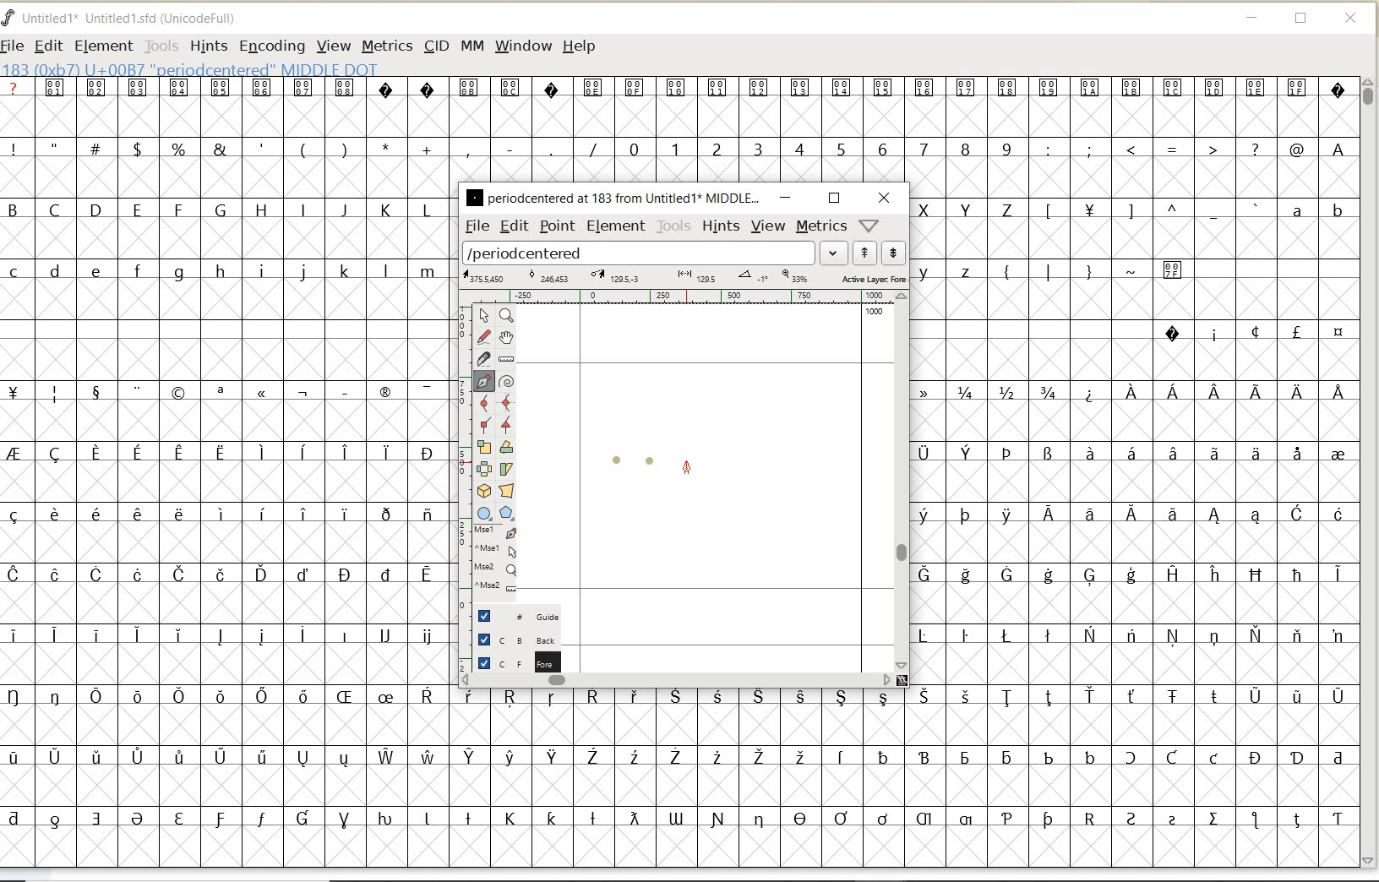  I want to click on HELP, so click(579, 45).